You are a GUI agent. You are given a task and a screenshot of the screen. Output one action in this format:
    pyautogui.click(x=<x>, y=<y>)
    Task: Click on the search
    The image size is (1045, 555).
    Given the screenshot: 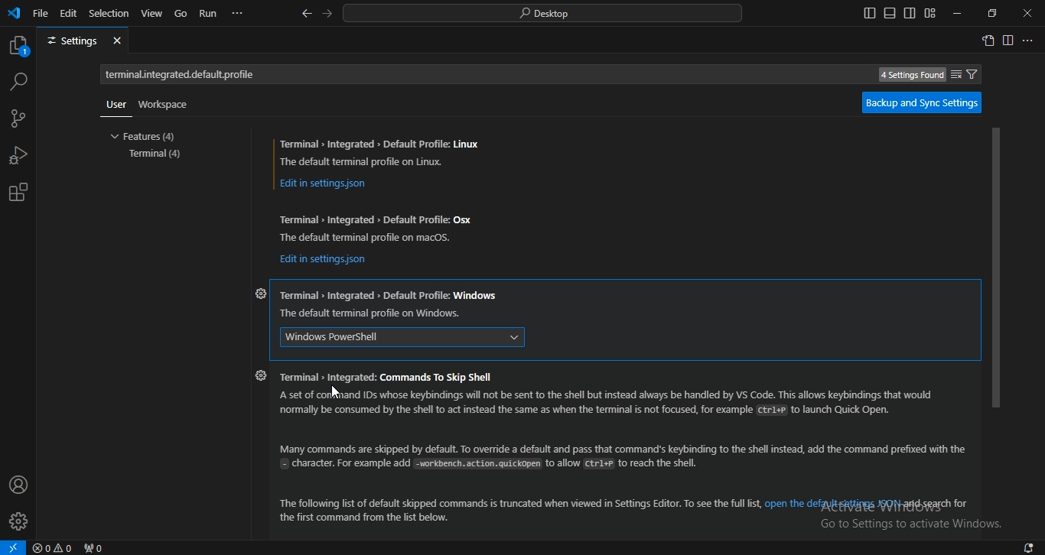 What is the action you would take?
    pyautogui.click(x=547, y=15)
    